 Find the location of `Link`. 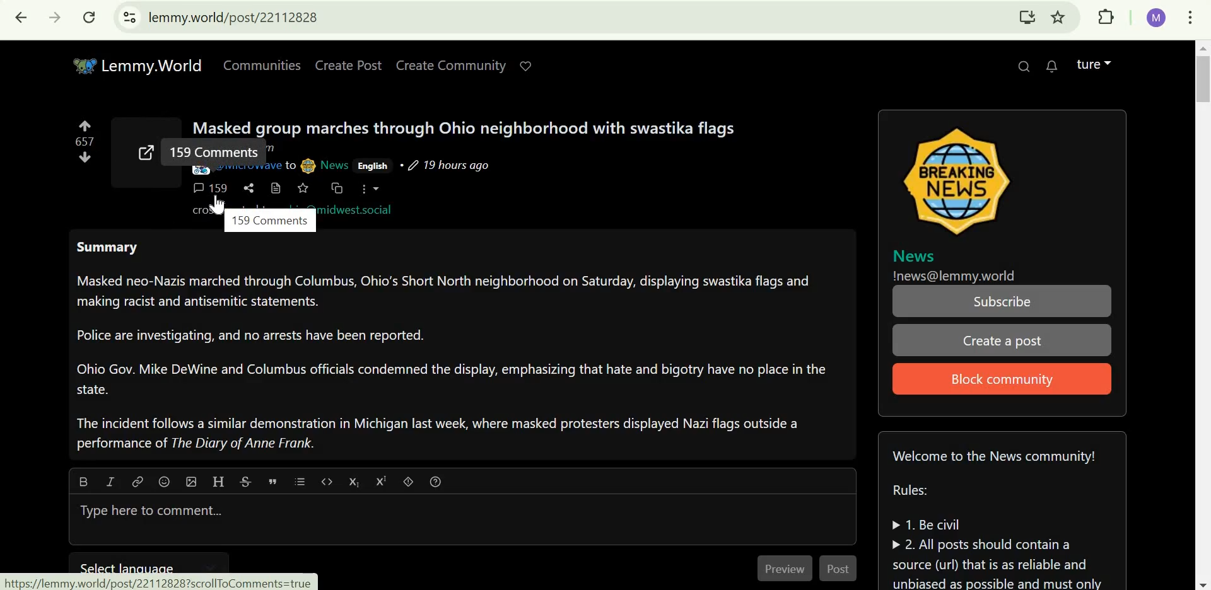

Link is located at coordinates (137, 481).